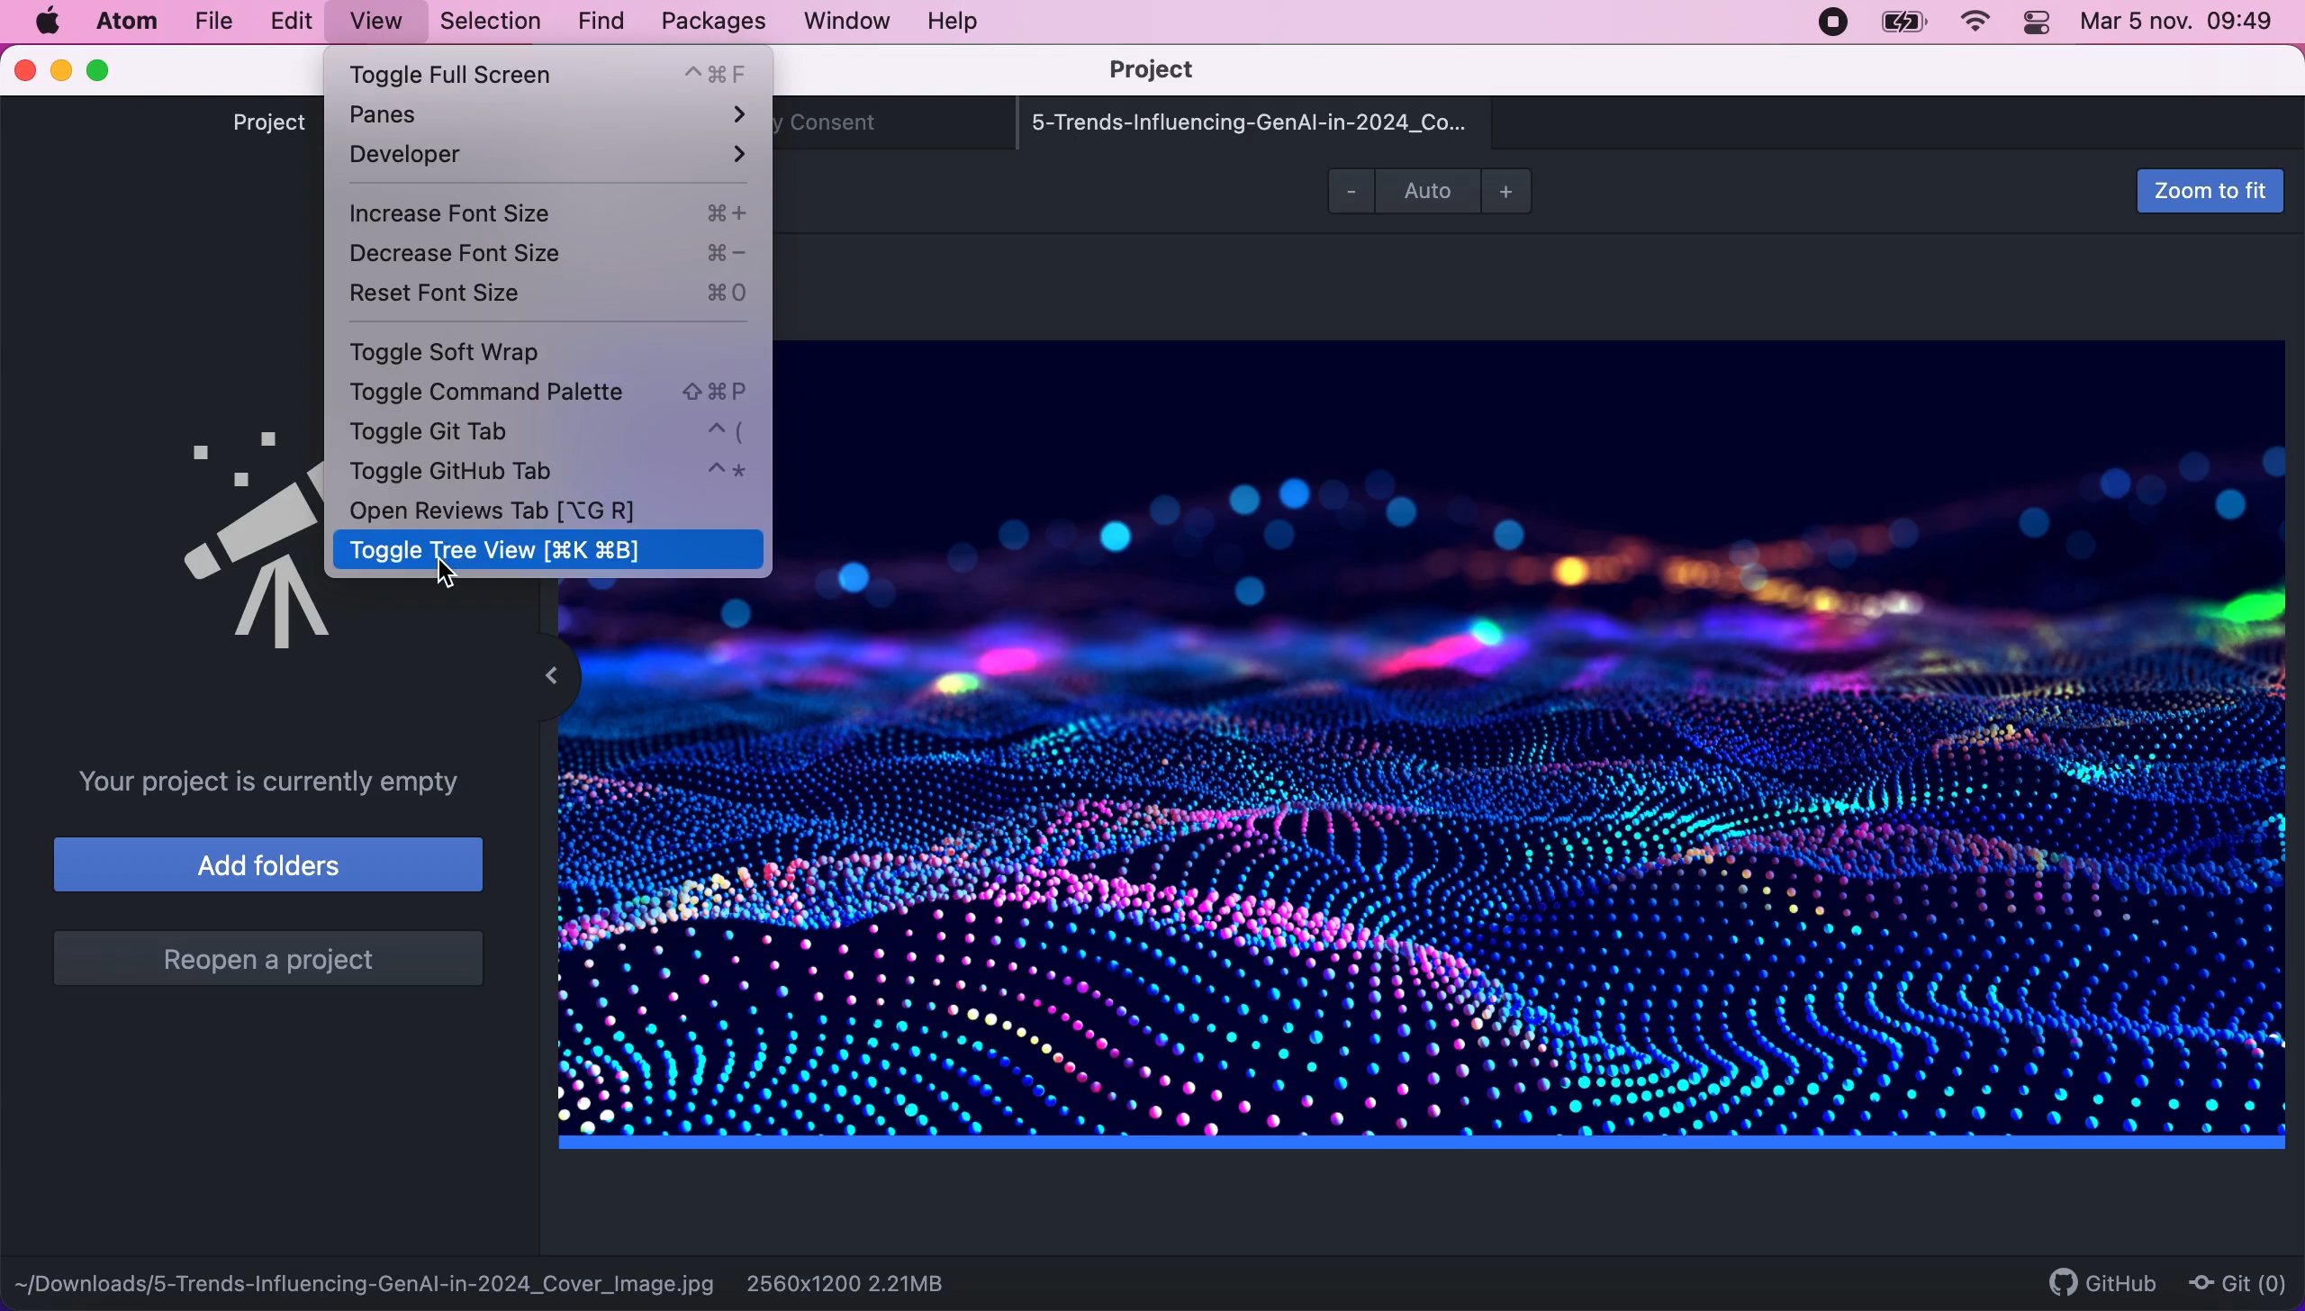 This screenshot has width=2305, height=1311. I want to click on add folders, so click(281, 865).